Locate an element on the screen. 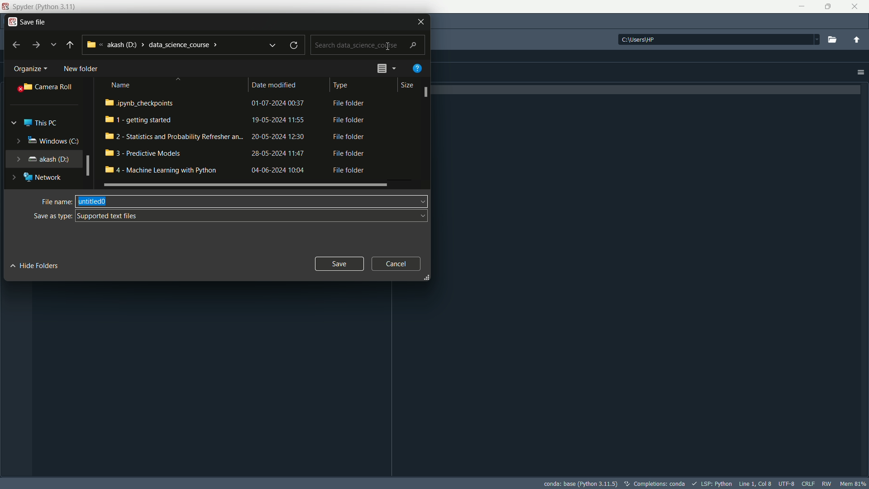 The image size is (869, 489). get help is located at coordinates (418, 68).